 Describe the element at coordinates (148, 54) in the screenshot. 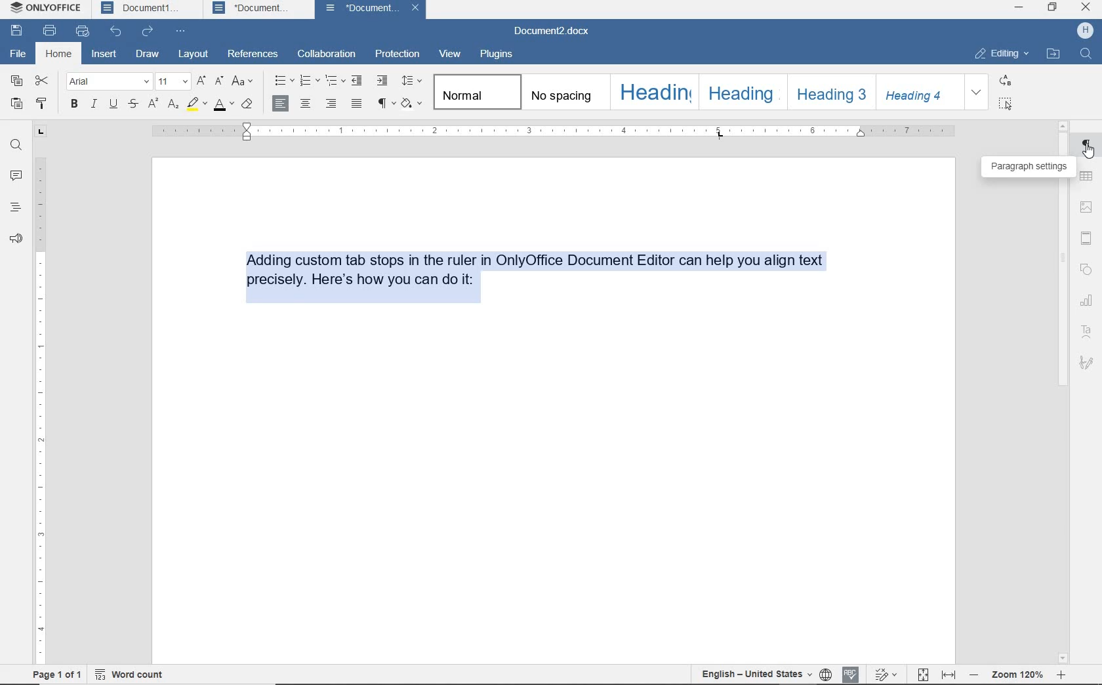

I see `draw` at that location.